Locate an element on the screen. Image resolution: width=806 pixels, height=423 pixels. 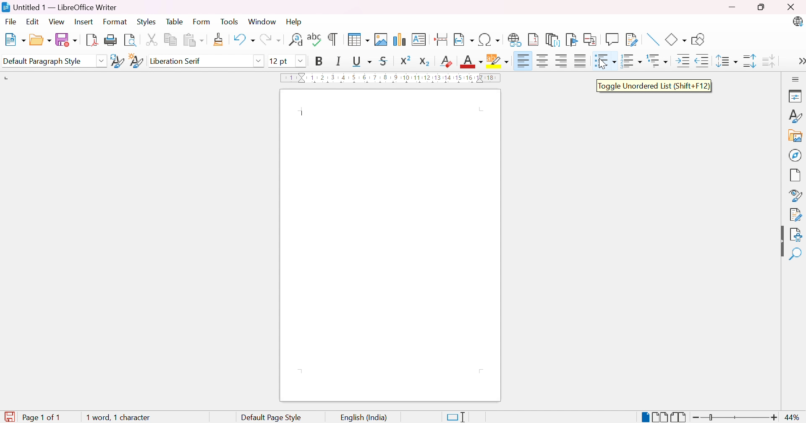
Drop down is located at coordinates (259, 60).